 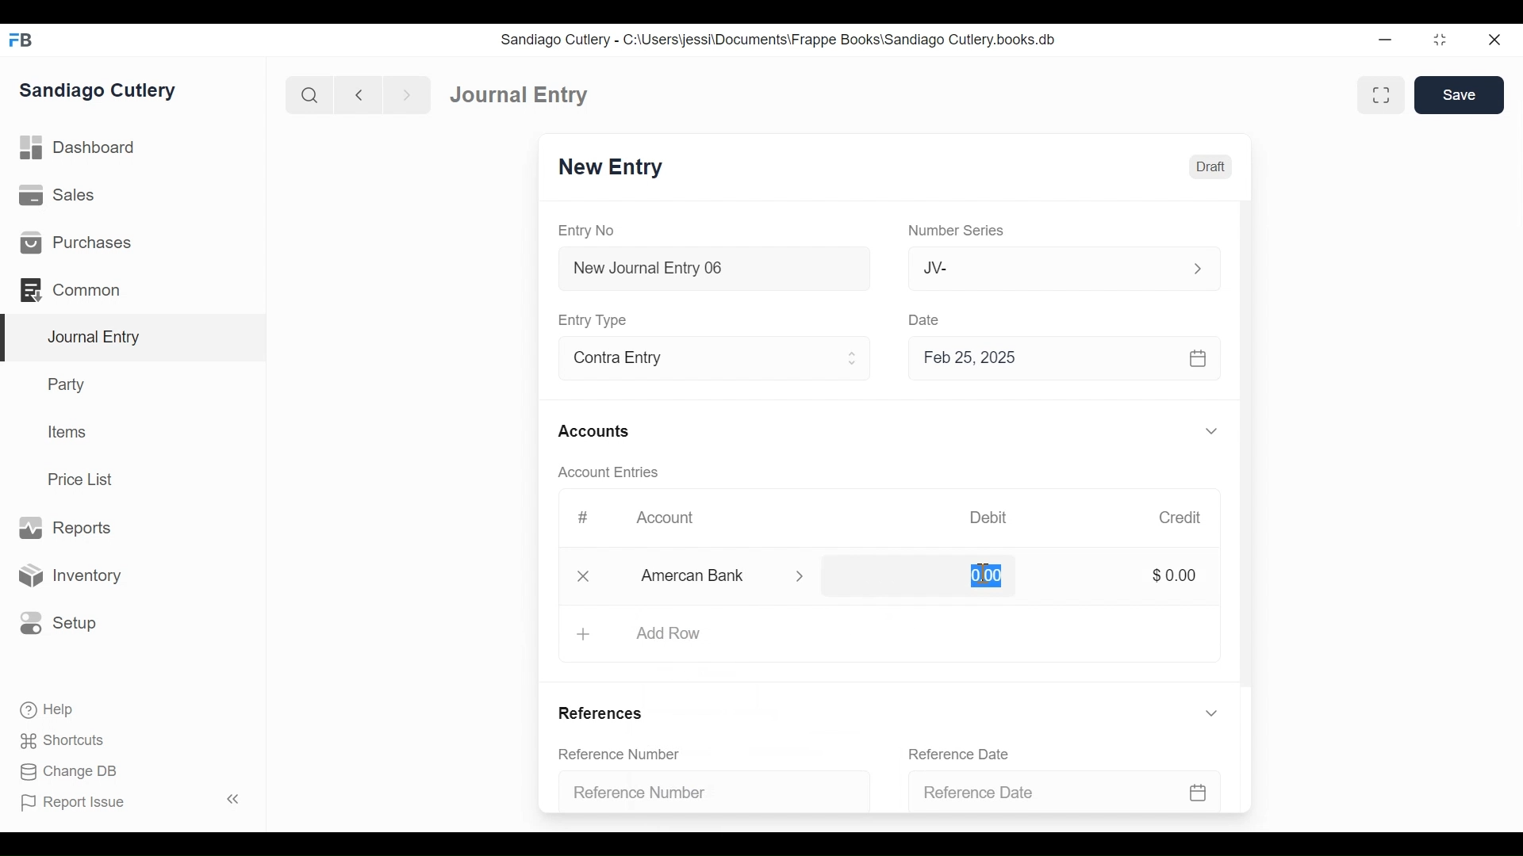 What do you see at coordinates (853, 358) in the screenshot?
I see `Expand` at bounding box center [853, 358].